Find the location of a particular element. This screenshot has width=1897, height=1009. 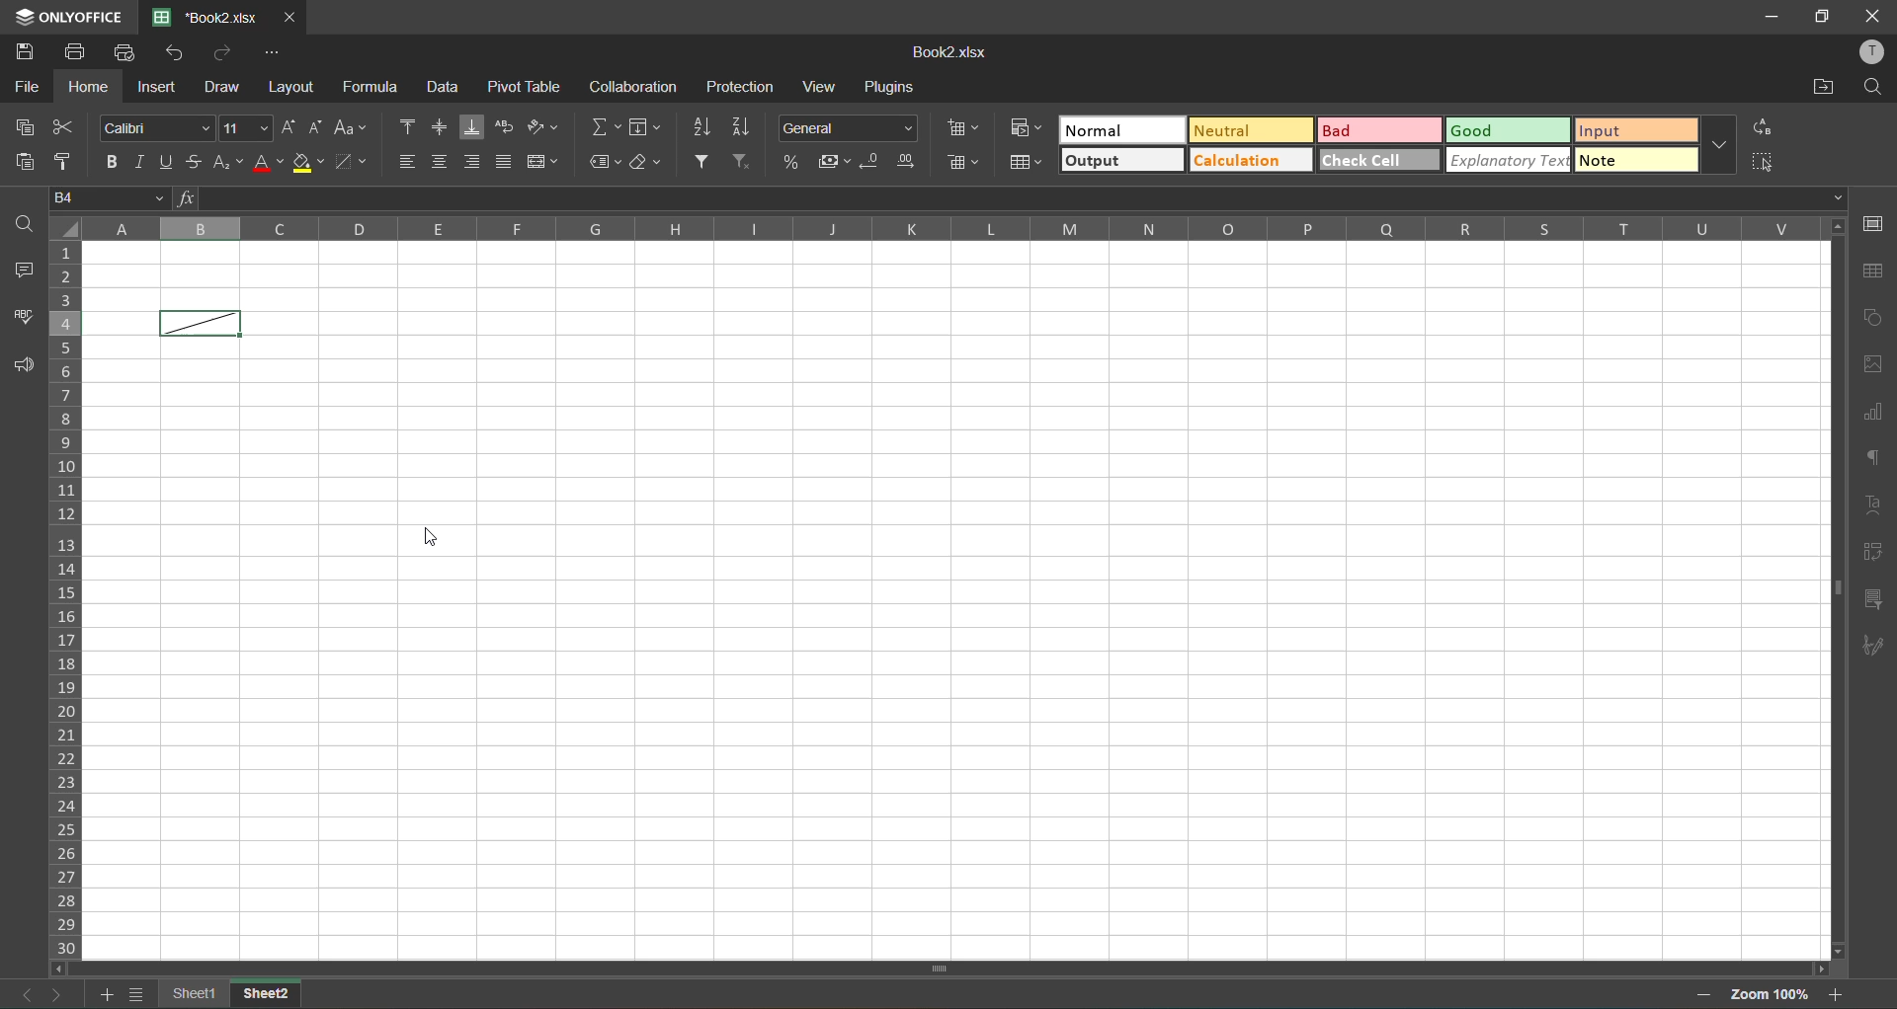

insert is located at coordinates (159, 88).